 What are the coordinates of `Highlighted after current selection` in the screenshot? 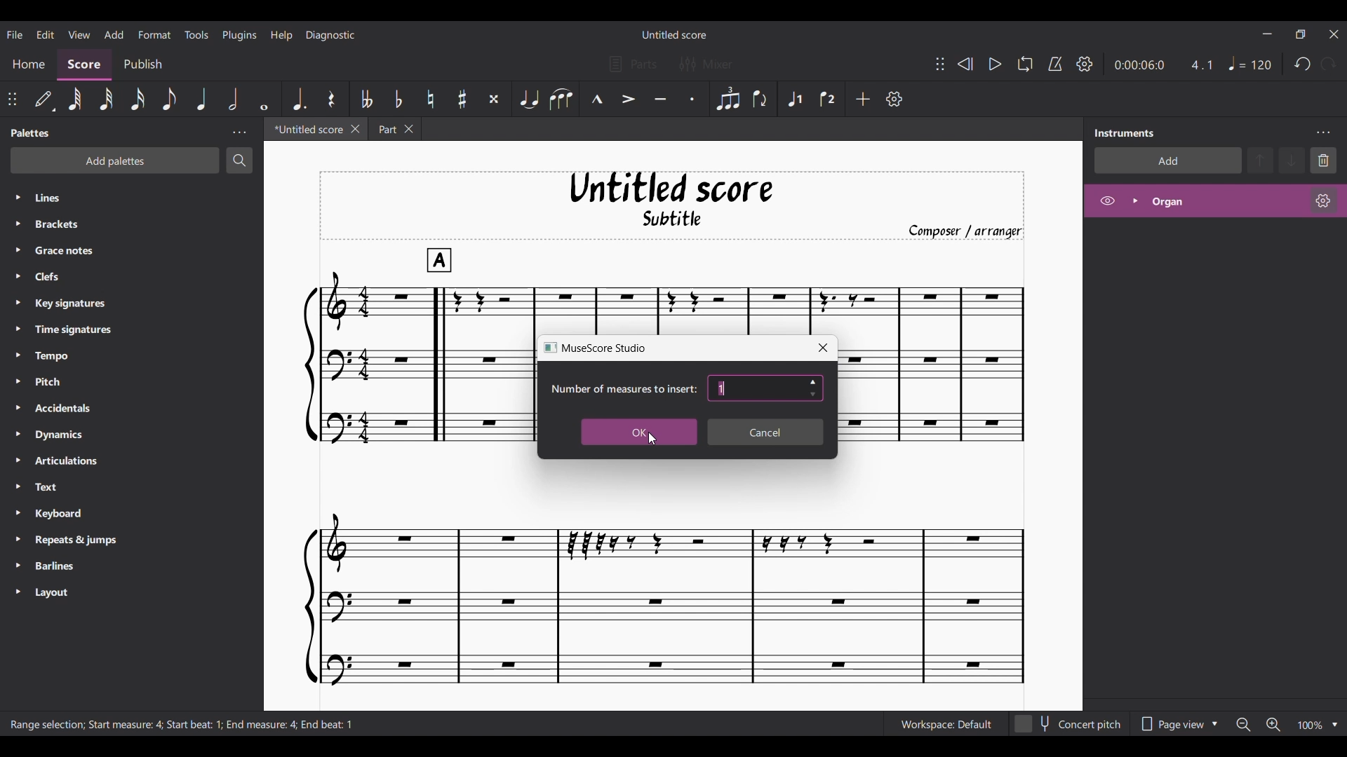 It's located at (1215, 203).